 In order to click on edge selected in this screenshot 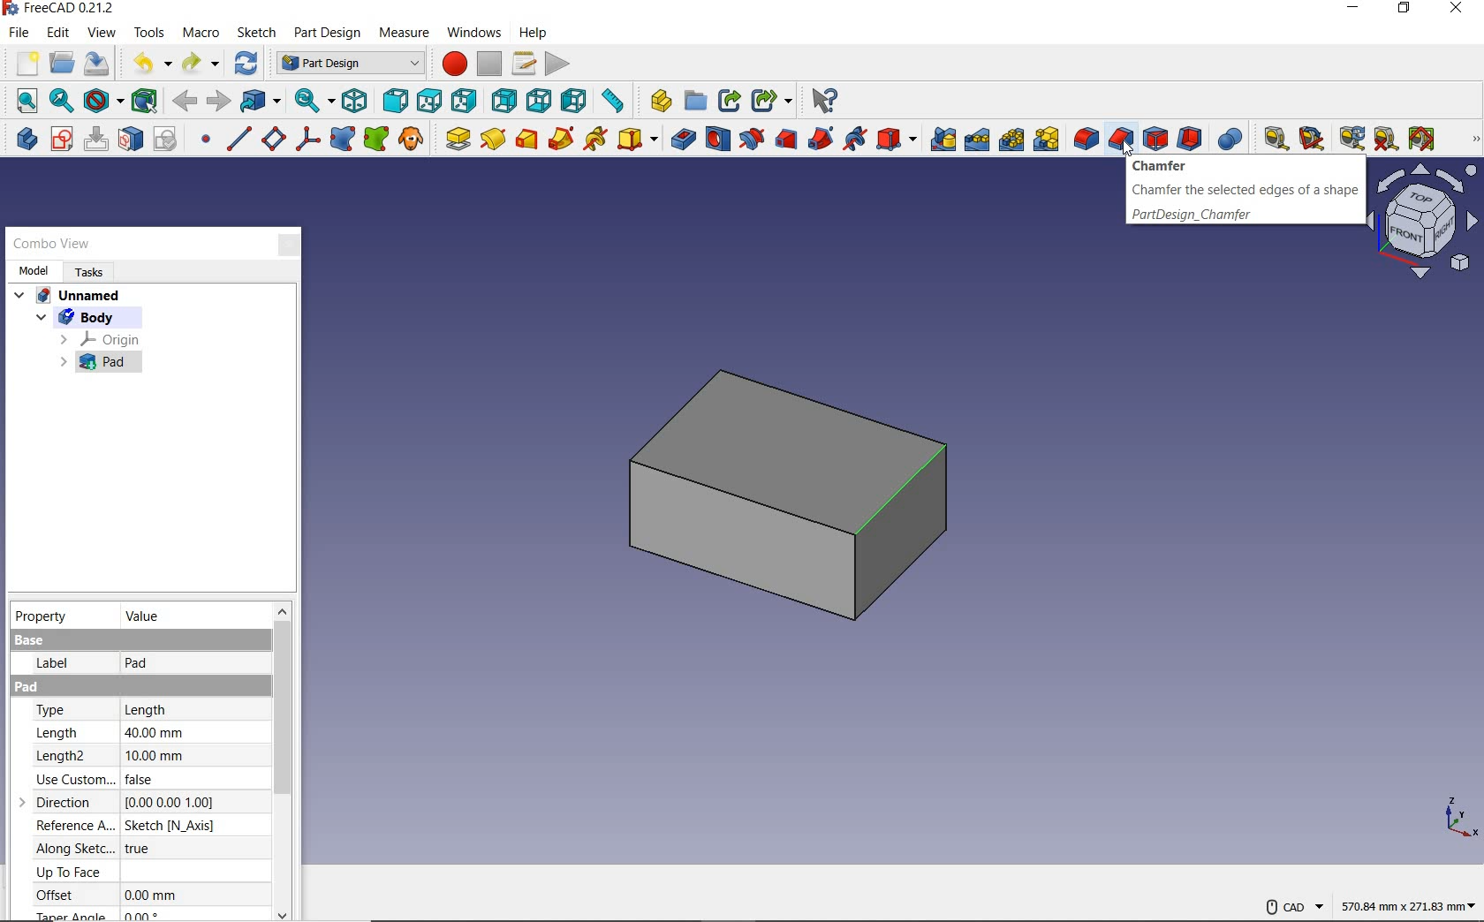, I will do `click(903, 491)`.